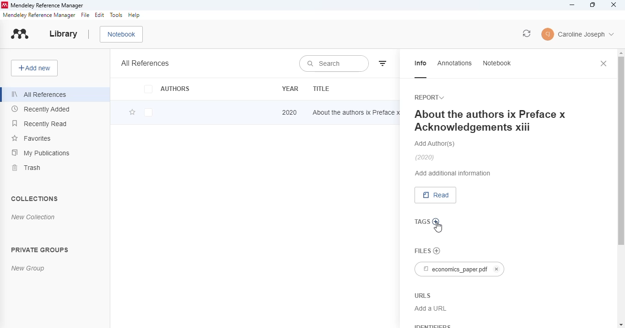 This screenshot has height=328, width=625. Describe the element at coordinates (134, 15) in the screenshot. I see `help` at that location.